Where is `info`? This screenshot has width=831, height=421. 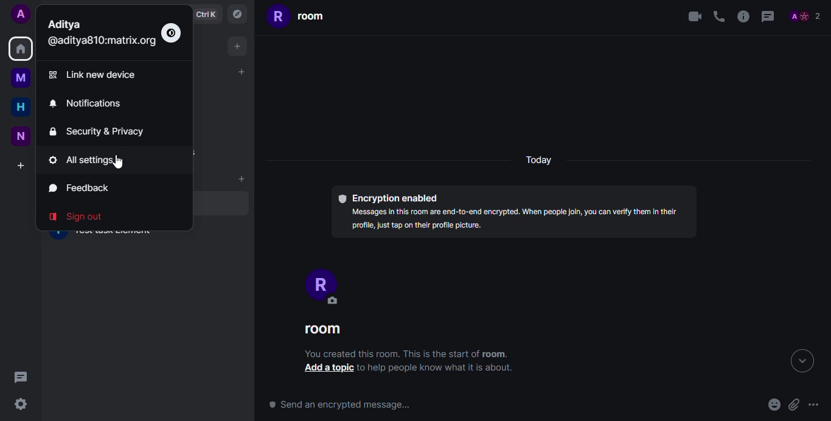
info is located at coordinates (743, 17).